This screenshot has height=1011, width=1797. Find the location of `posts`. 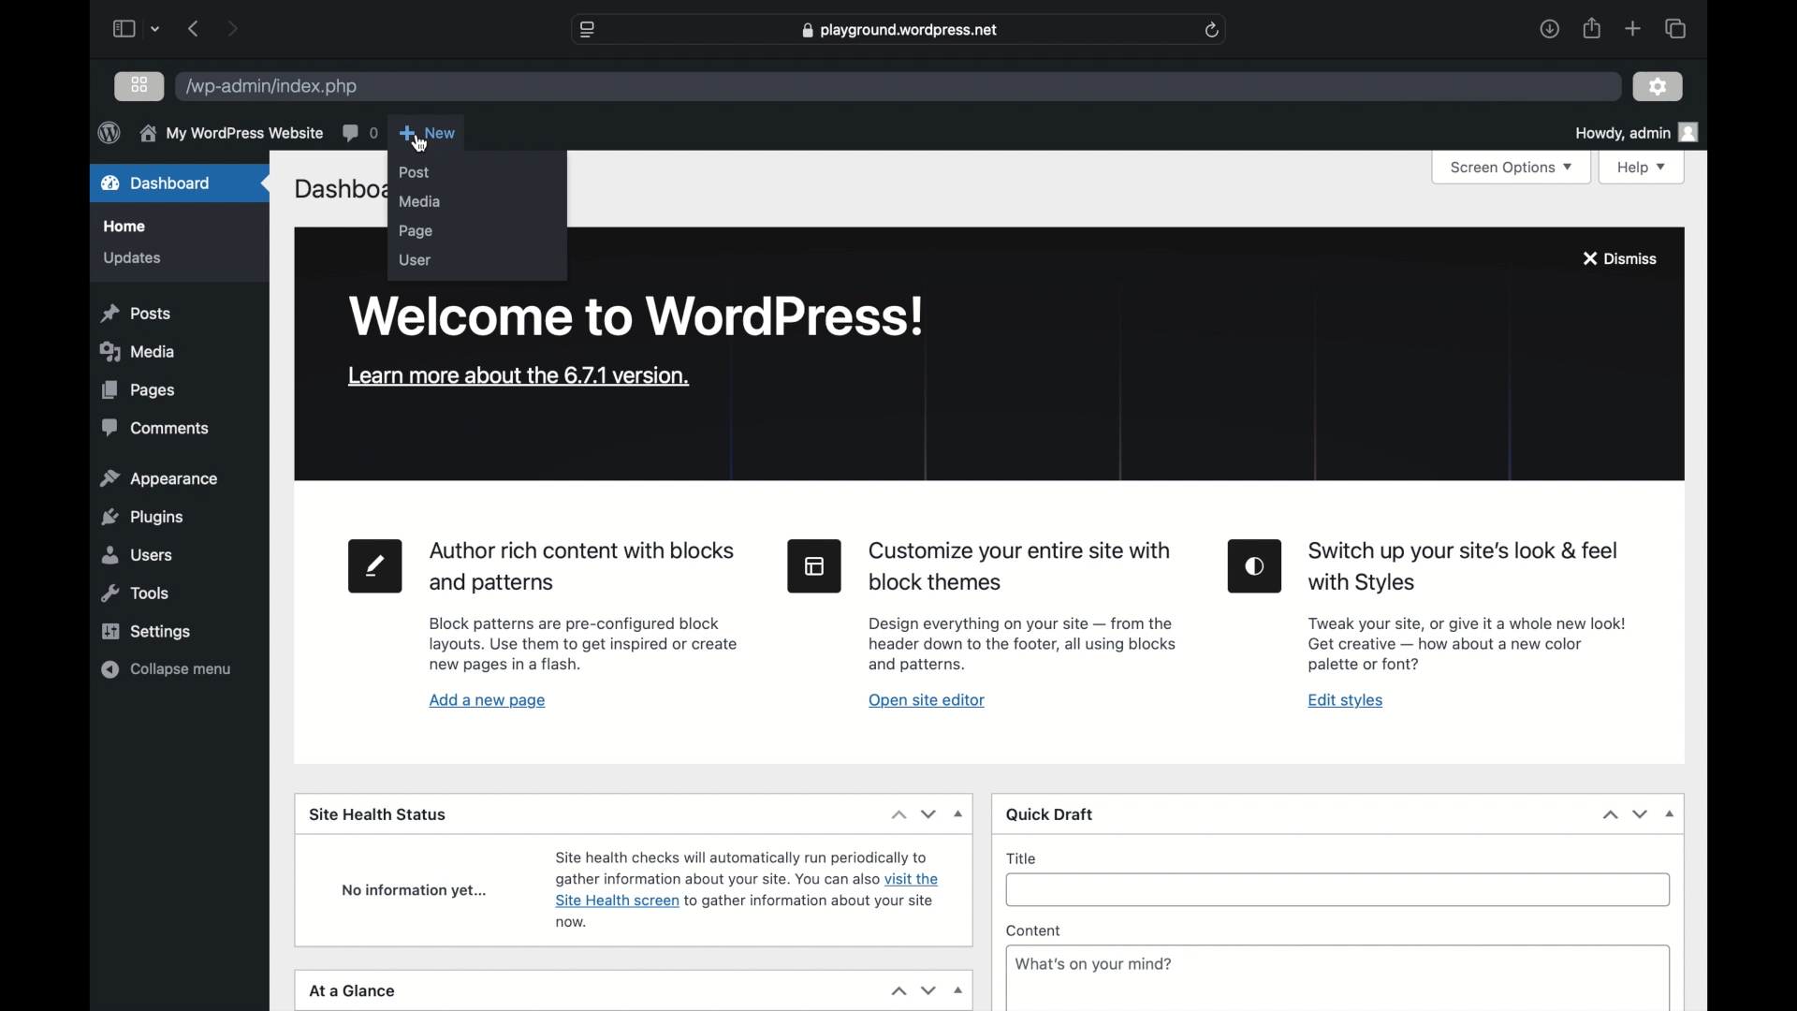

posts is located at coordinates (137, 314).